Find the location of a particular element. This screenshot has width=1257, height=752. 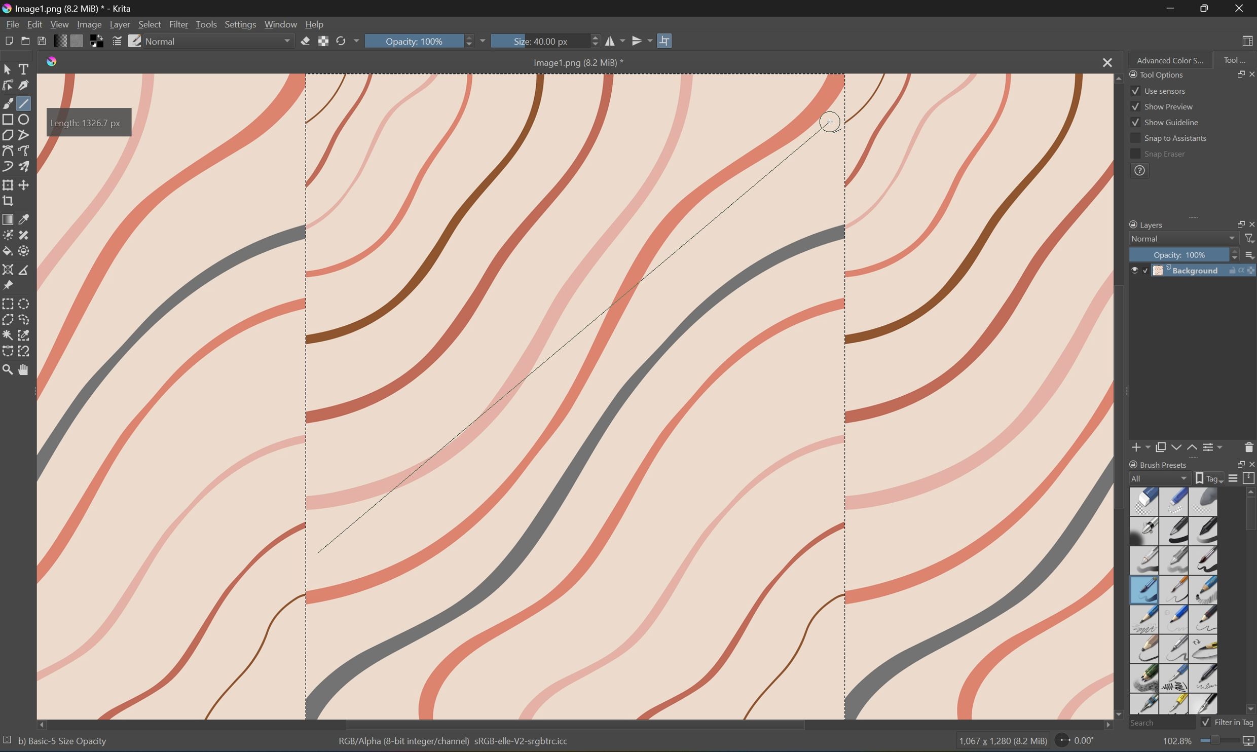

Snap to assistants is located at coordinates (1168, 139).